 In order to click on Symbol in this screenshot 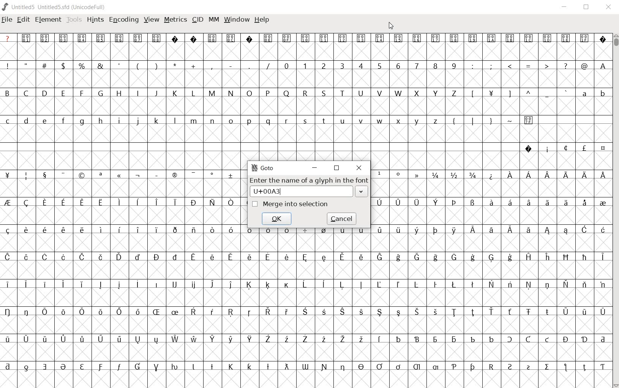, I will do `click(25, 230)`.